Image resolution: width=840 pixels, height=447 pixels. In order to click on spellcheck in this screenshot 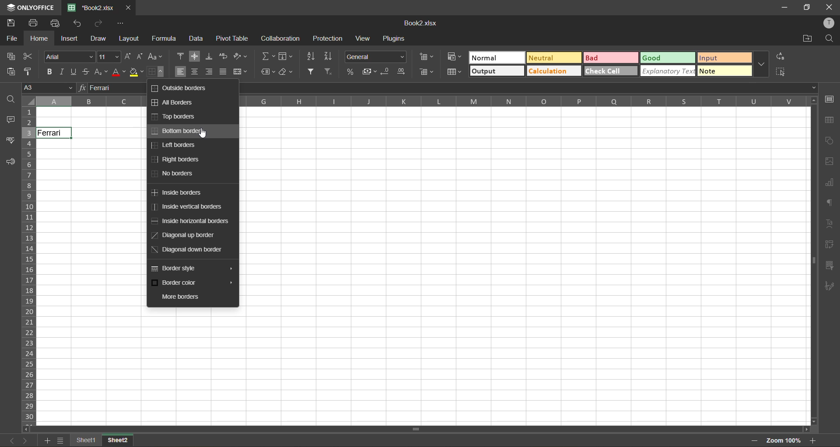, I will do `click(10, 140)`.